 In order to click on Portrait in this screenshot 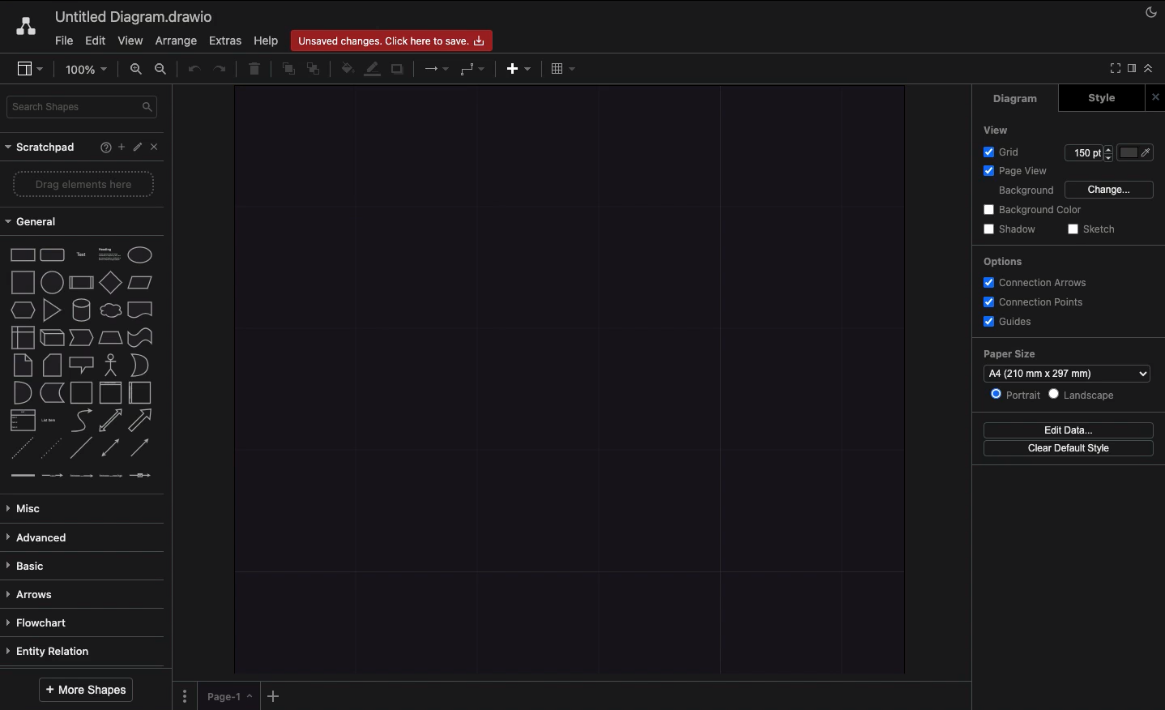, I will do `click(1017, 396)`.